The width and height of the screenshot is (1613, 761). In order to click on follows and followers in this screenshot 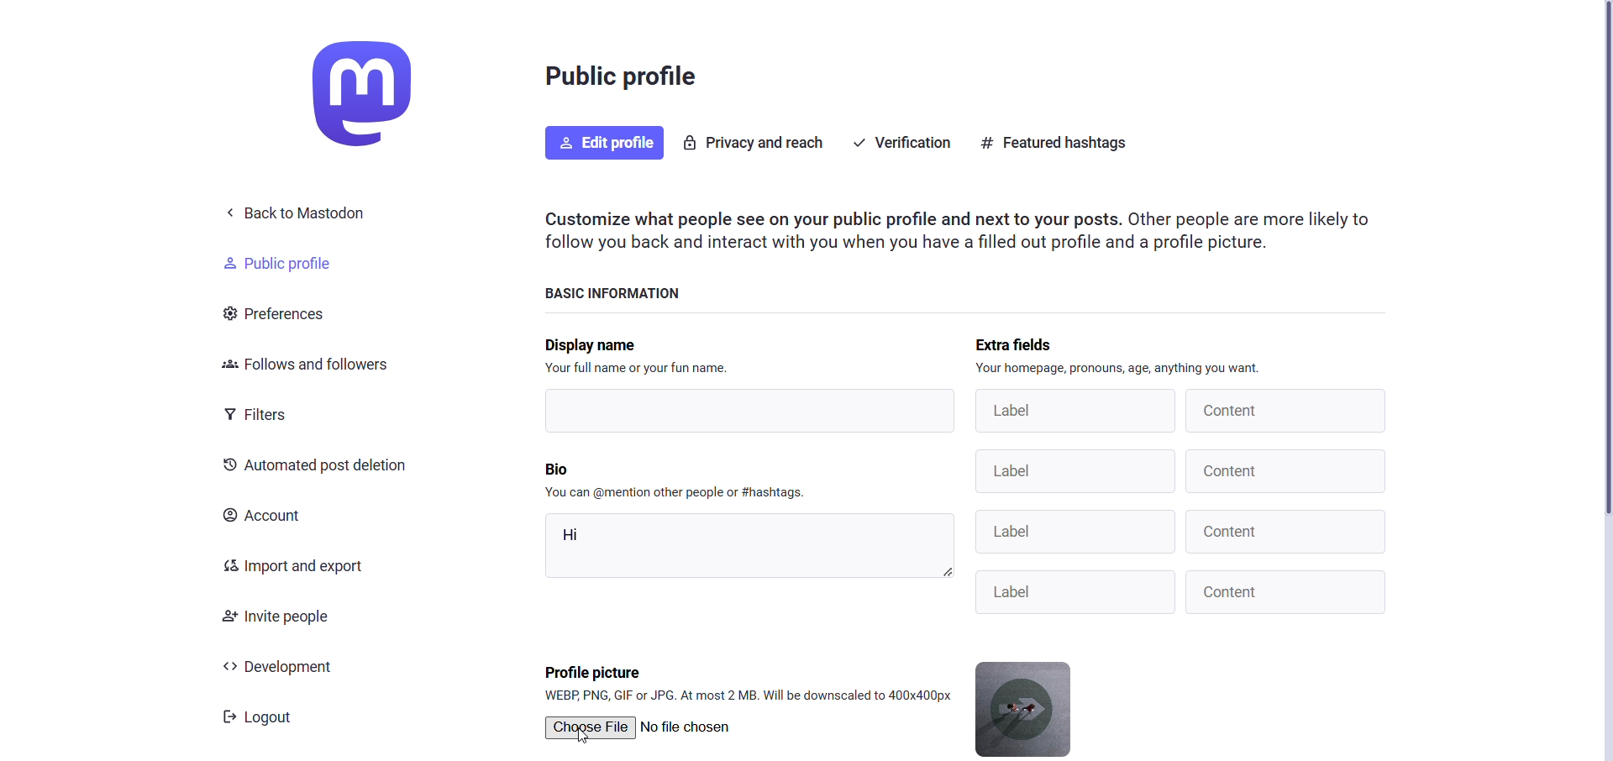, I will do `click(299, 361)`.